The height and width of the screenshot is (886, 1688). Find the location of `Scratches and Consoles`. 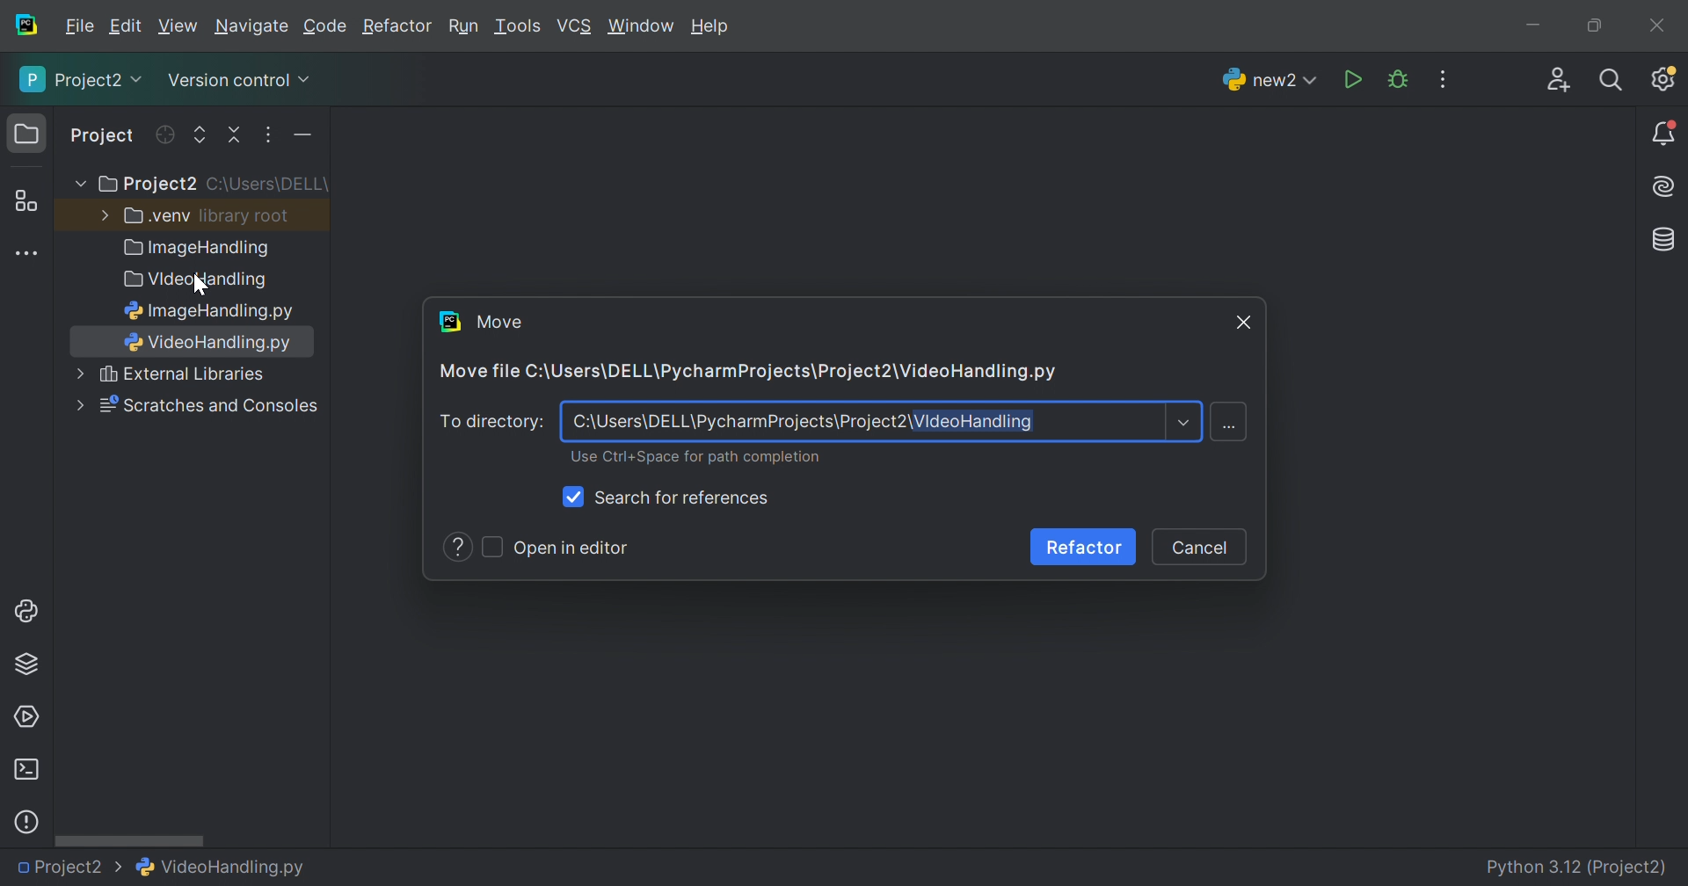

Scratches and Consoles is located at coordinates (209, 406).